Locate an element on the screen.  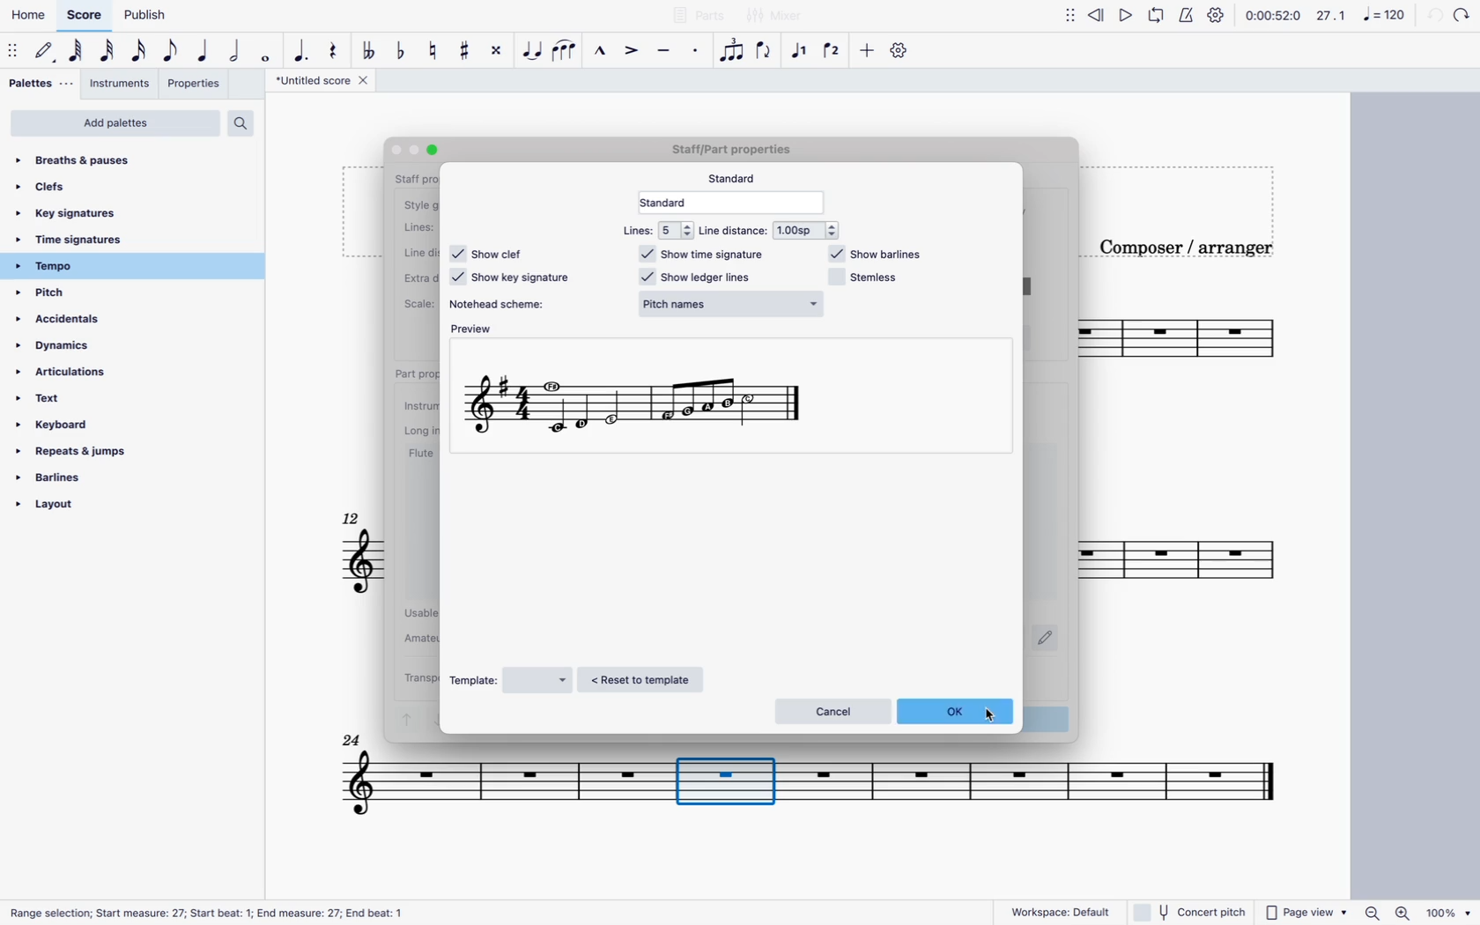
page view is located at coordinates (1306, 911).